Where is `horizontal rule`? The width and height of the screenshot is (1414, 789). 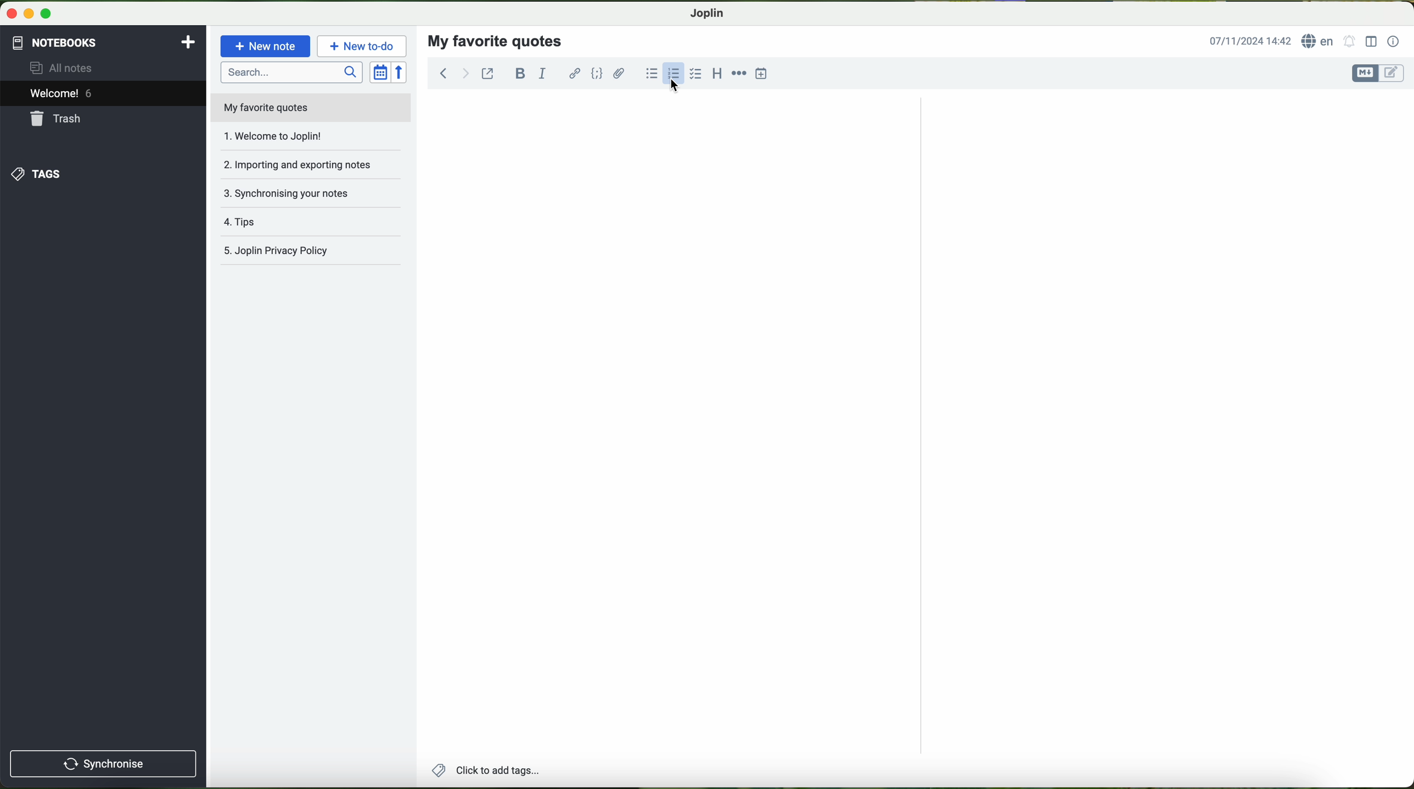
horizontal rule is located at coordinates (739, 74).